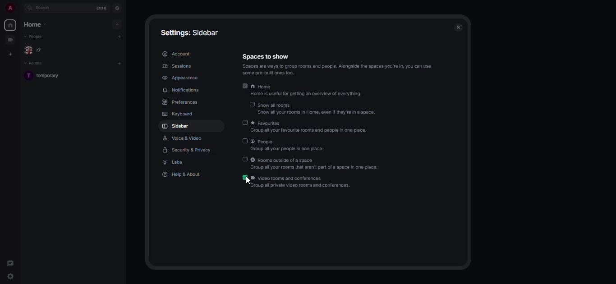 The width and height of the screenshot is (616, 284). Describe the element at coordinates (117, 25) in the screenshot. I see `add` at that location.